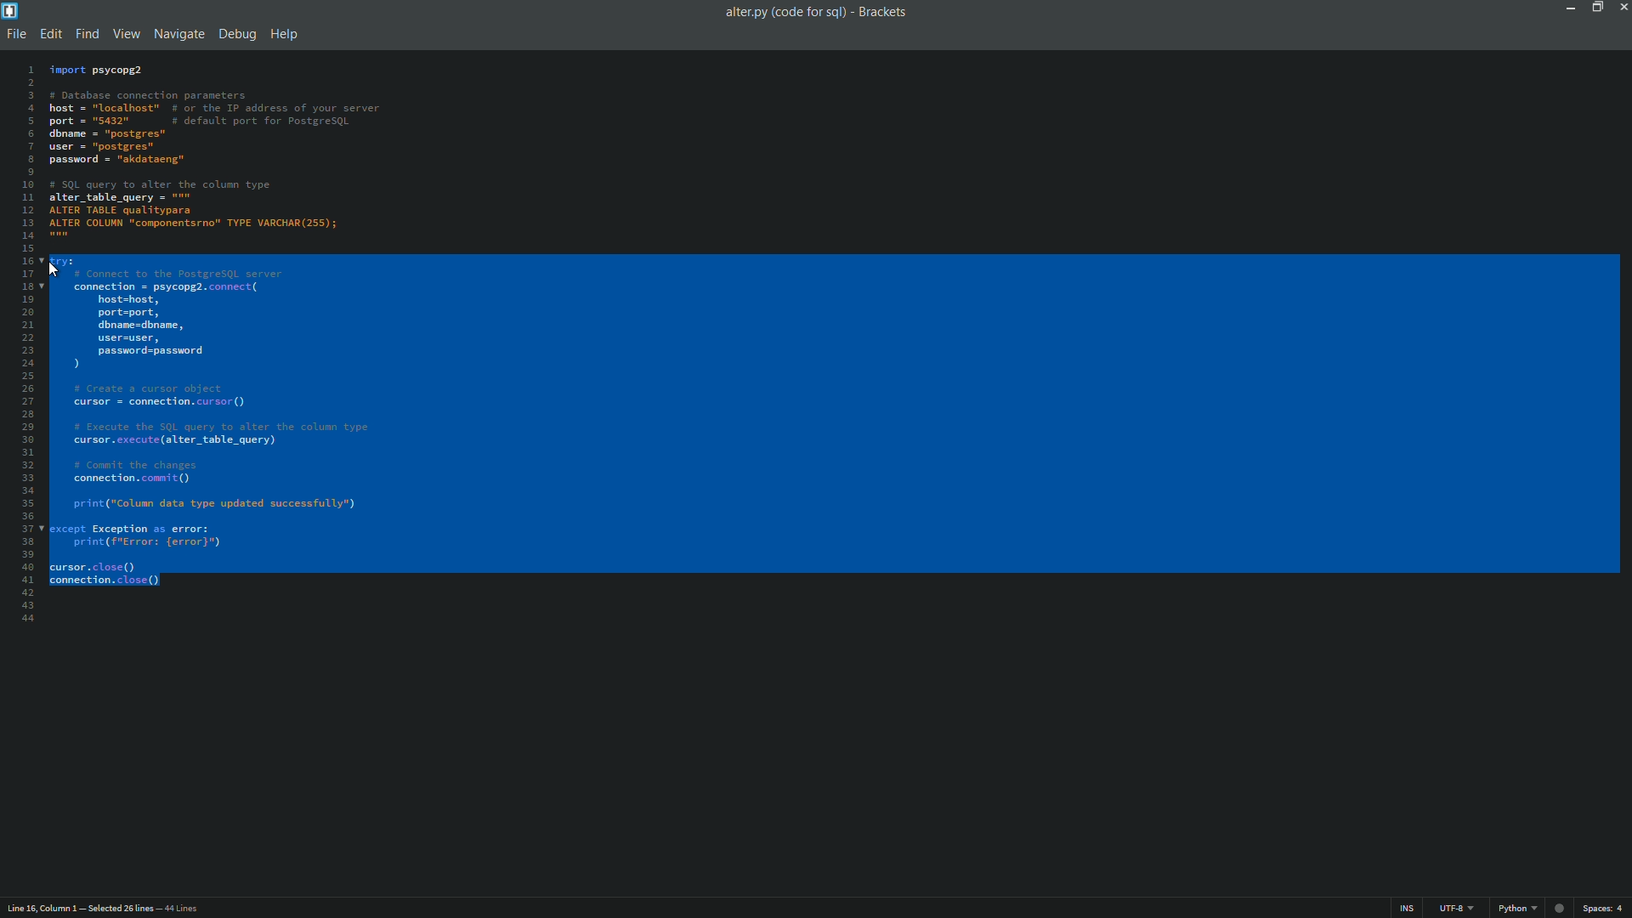 The height and width of the screenshot is (918, 1632). Describe the element at coordinates (285, 34) in the screenshot. I see `help menu` at that location.